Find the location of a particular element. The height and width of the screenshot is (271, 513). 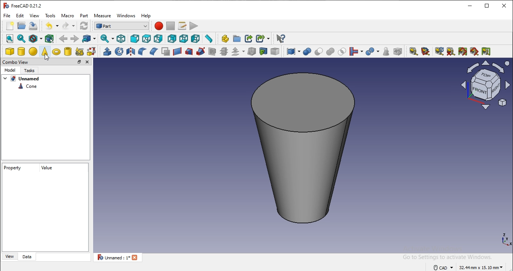

chamfer is located at coordinates (152, 51).